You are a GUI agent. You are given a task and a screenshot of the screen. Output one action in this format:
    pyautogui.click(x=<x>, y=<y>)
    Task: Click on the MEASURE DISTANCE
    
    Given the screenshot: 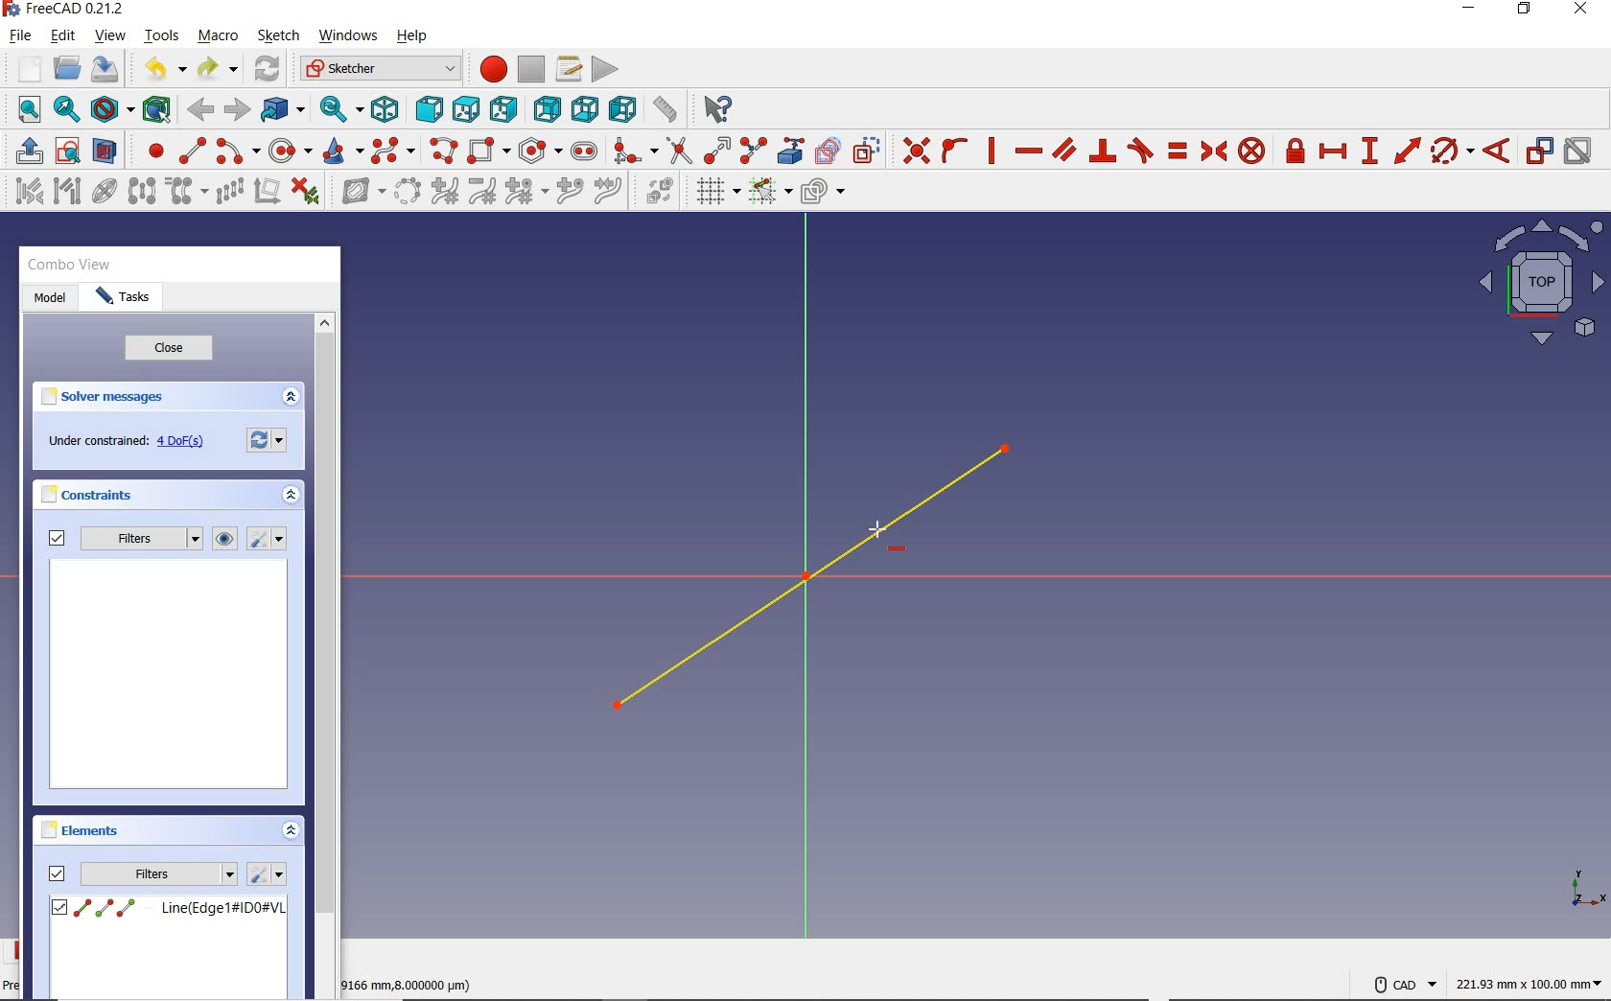 What is the action you would take?
    pyautogui.click(x=668, y=110)
    